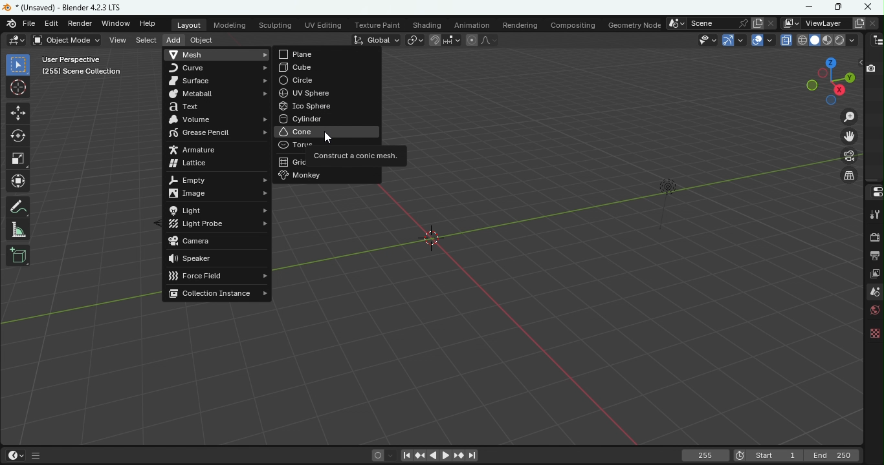 The height and width of the screenshot is (465, 884). What do you see at coordinates (707, 456) in the screenshot?
I see `Current frame` at bounding box center [707, 456].